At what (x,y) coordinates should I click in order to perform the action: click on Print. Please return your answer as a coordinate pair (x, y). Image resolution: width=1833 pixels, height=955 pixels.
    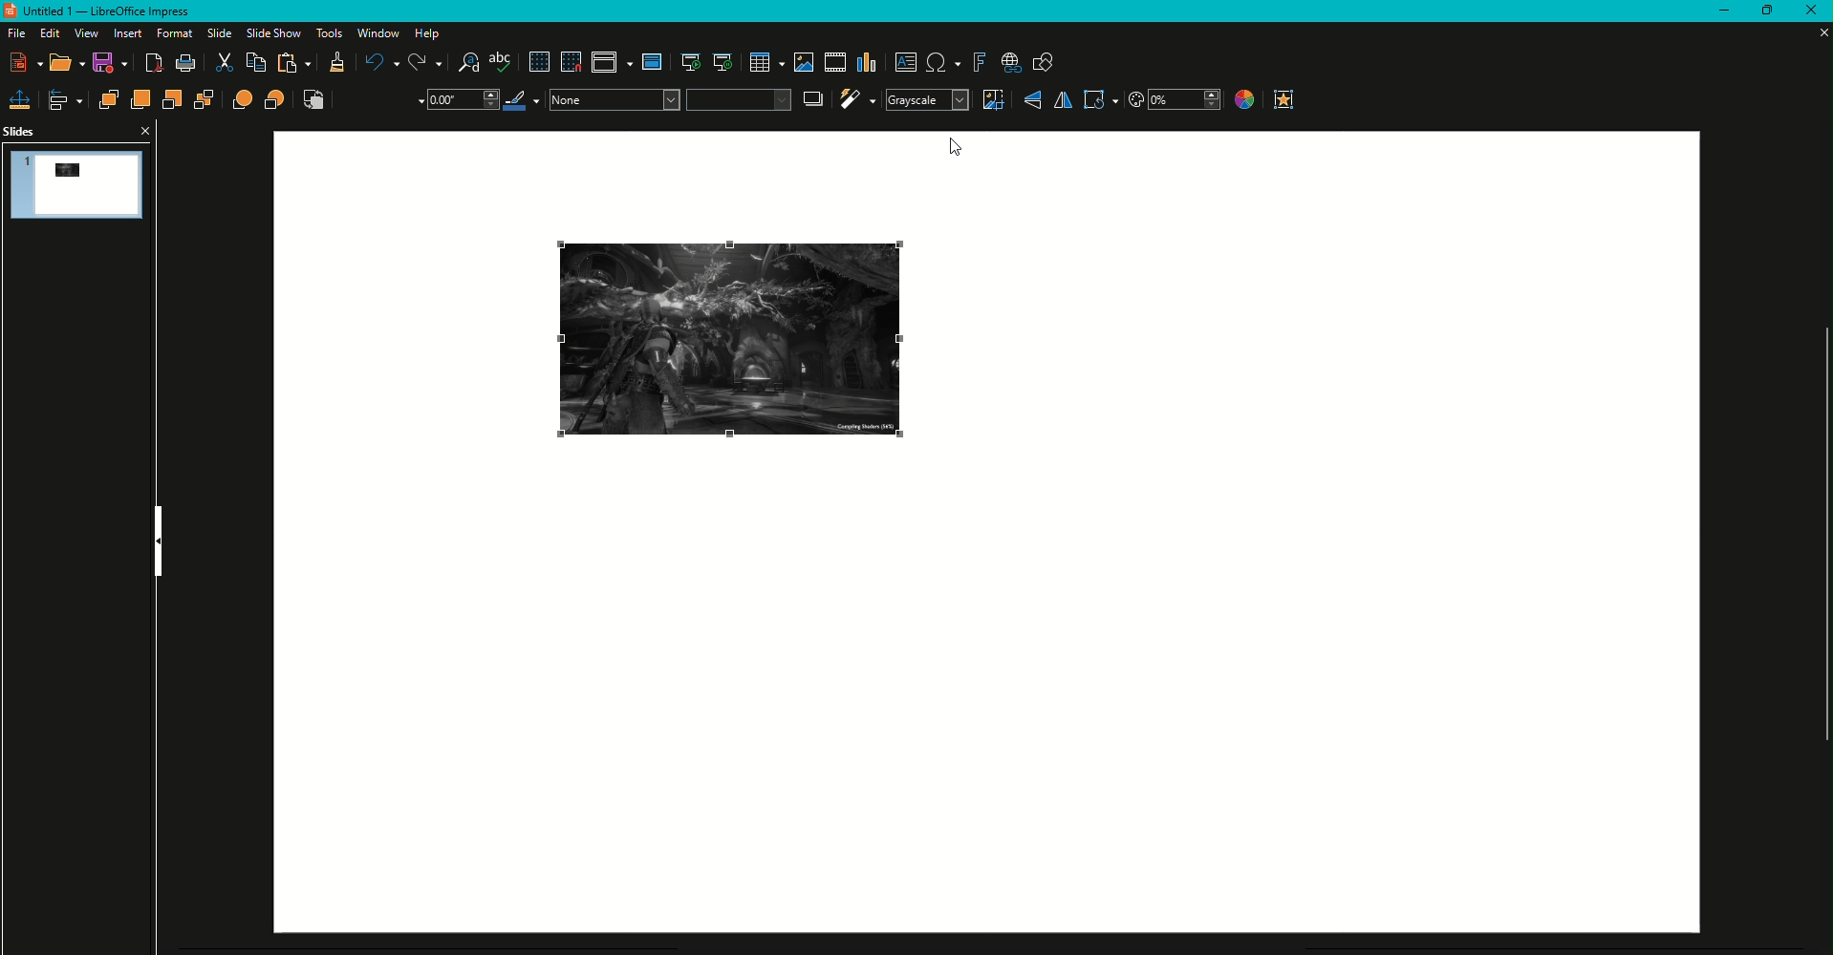
    Looking at the image, I should click on (185, 64).